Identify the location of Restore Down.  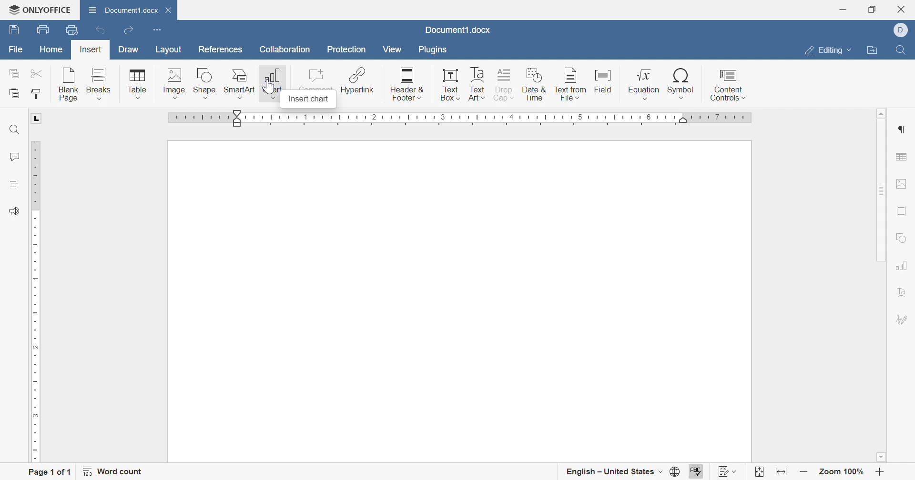
(873, 9).